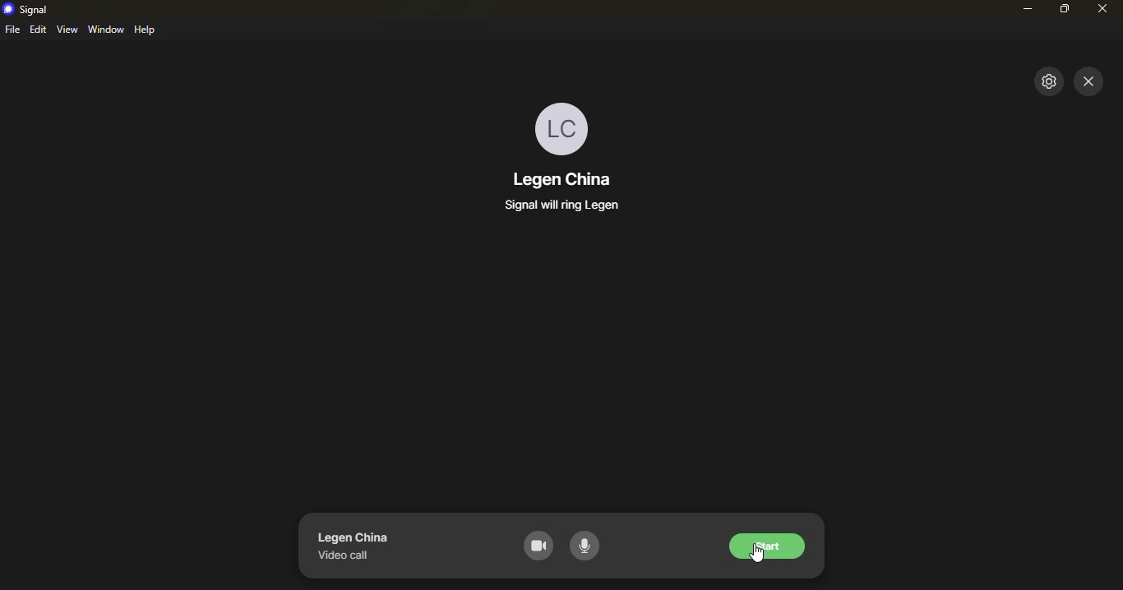 This screenshot has height=590, width=1123. I want to click on view, so click(66, 29).